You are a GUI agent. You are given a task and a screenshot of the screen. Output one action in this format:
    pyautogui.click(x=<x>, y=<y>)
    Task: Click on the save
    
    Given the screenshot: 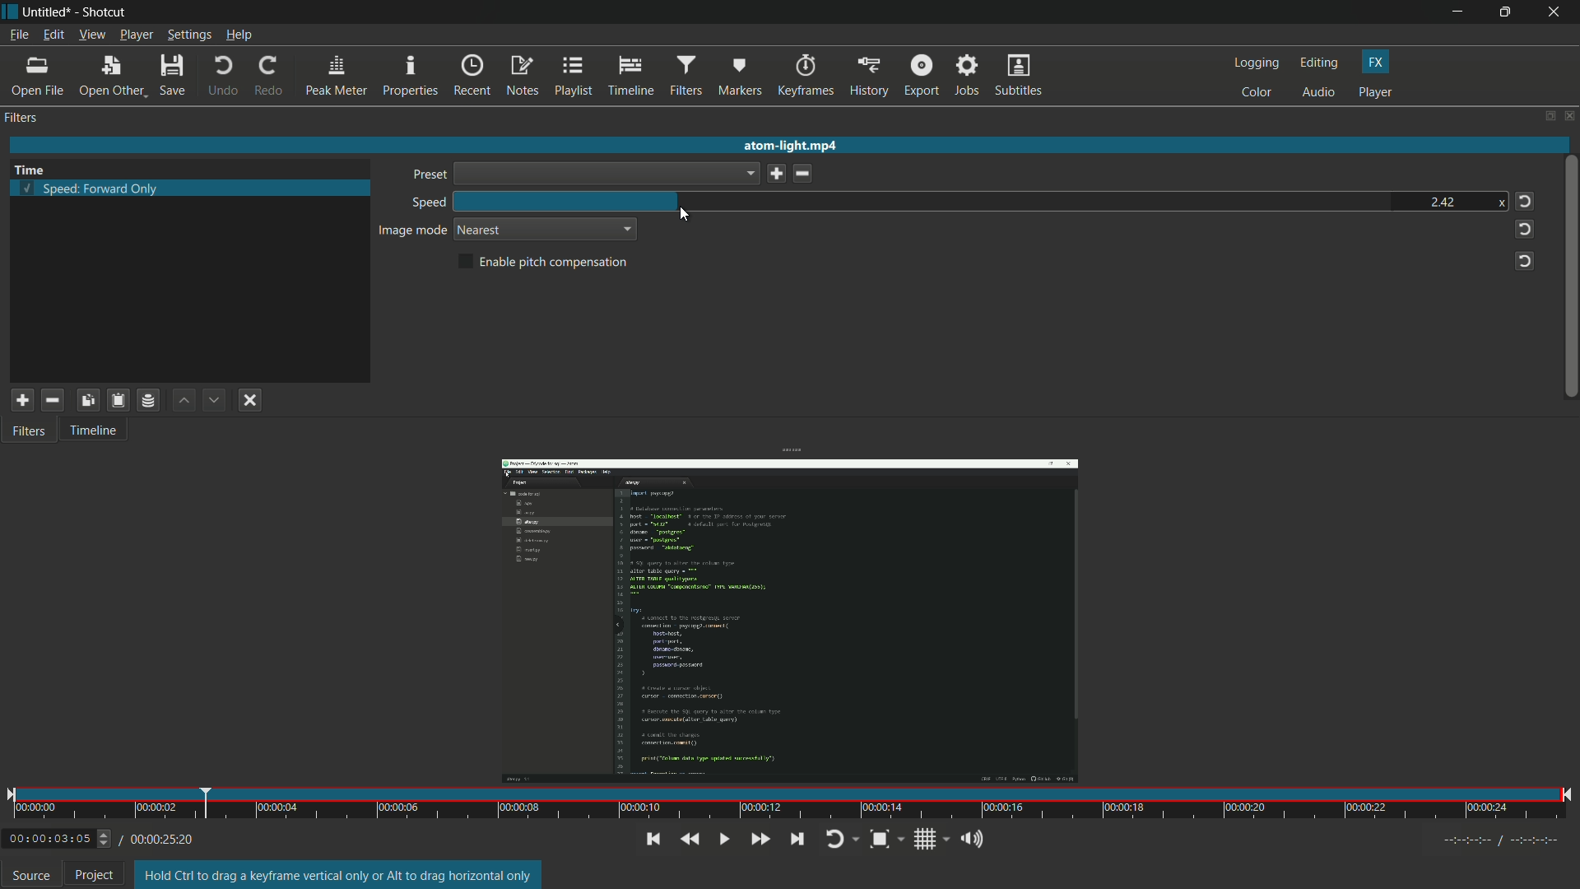 What is the action you would take?
    pyautogui.click(x=774, y=174)
    